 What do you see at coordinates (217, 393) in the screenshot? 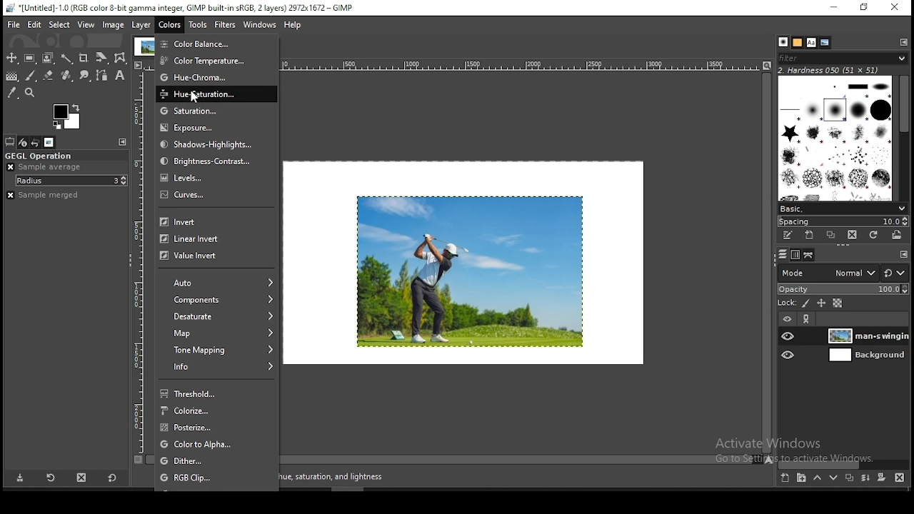
I see `threshold` at bounding box center [217, 393].